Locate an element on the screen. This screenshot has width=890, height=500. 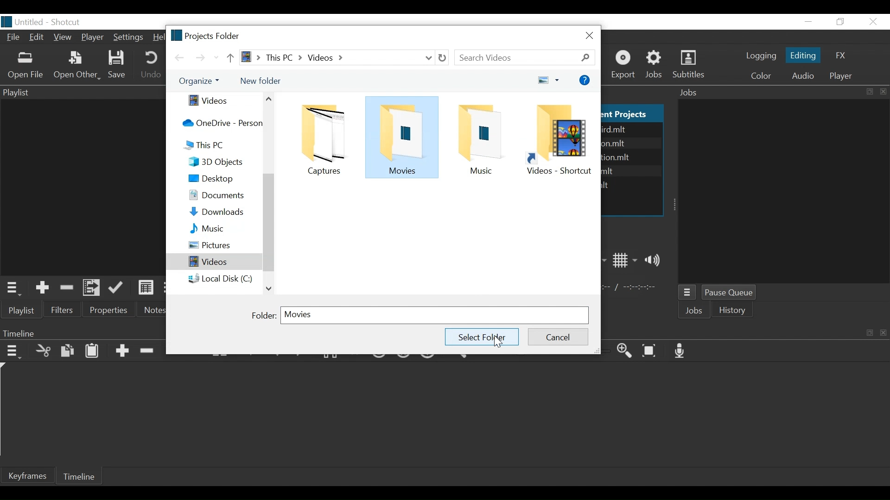
Cursor is located at coordinates (499, 341).